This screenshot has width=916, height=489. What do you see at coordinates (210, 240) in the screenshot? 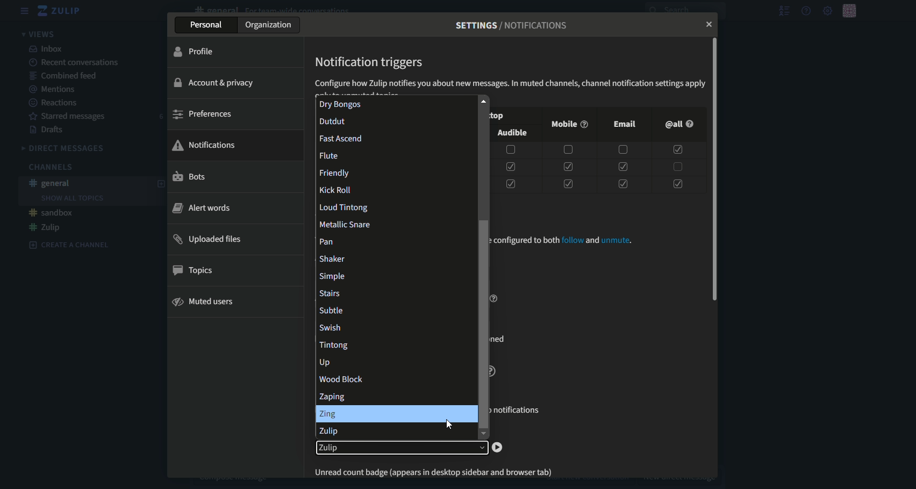
I see `uploaded files` at bounding box center [210, 240].